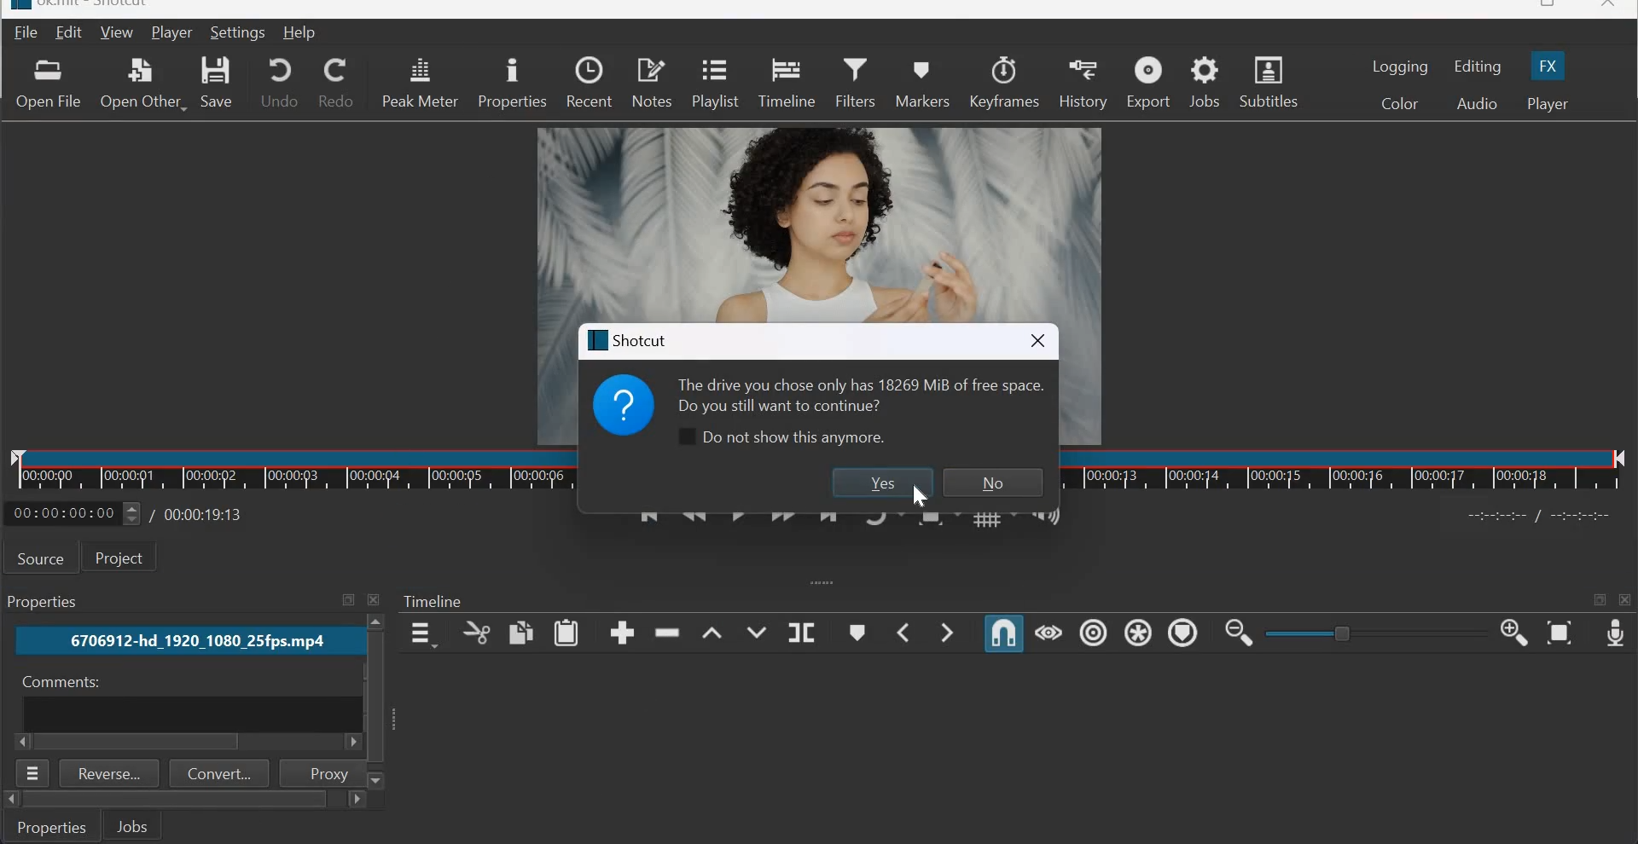  What do you see at coordinates (1401, 66) in the screenshot?
I see `Logging` at bounding box center [1401, 66].